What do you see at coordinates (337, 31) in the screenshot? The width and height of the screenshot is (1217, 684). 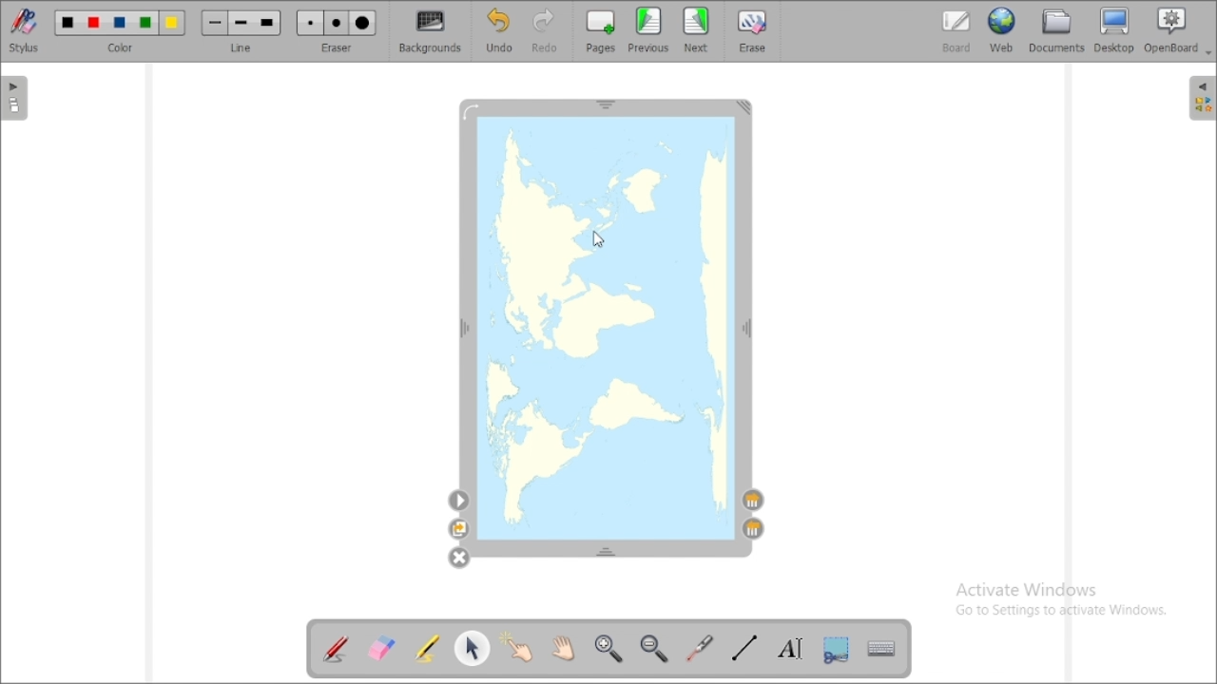 I see `eraser` at bounding box center [337, 31].